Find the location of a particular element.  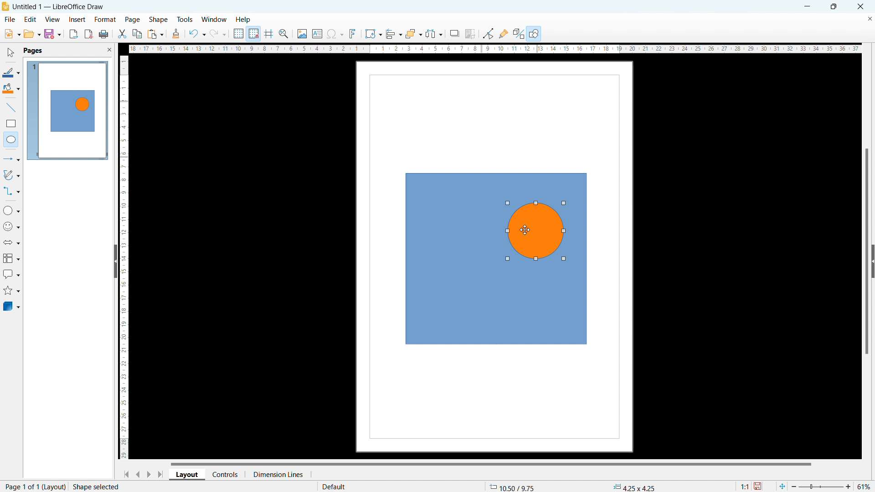

curves and polygonas is located at coordinates (11, 174).